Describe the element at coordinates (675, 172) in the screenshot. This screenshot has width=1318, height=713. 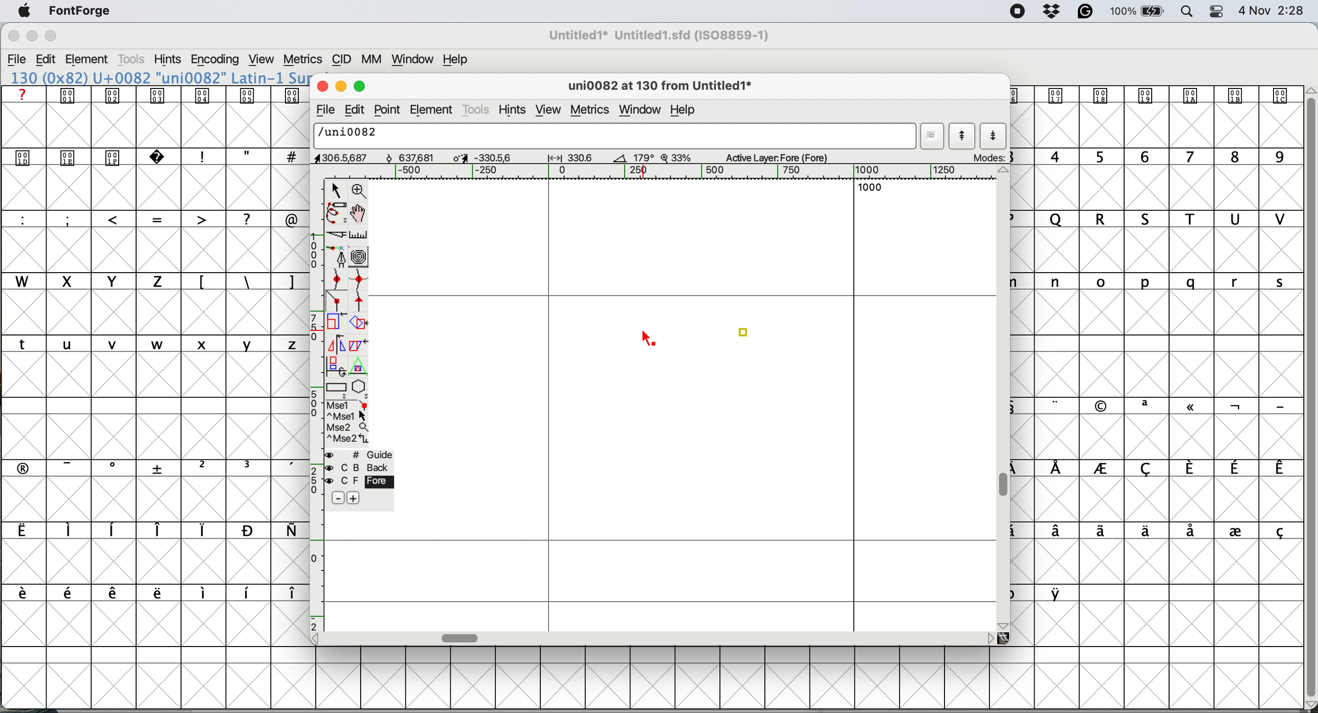
I see `horizontal scale` at that location.